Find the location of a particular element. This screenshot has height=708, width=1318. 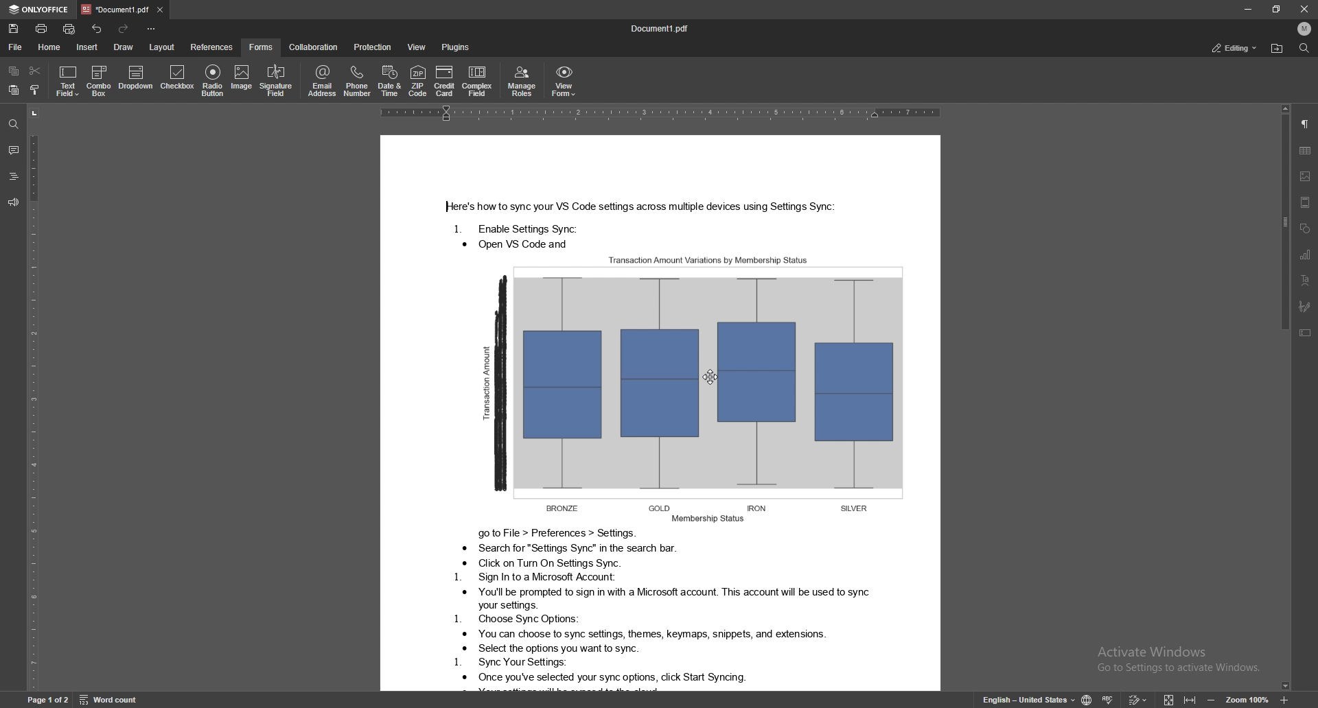

shape is located at coordinates (1305, 228).